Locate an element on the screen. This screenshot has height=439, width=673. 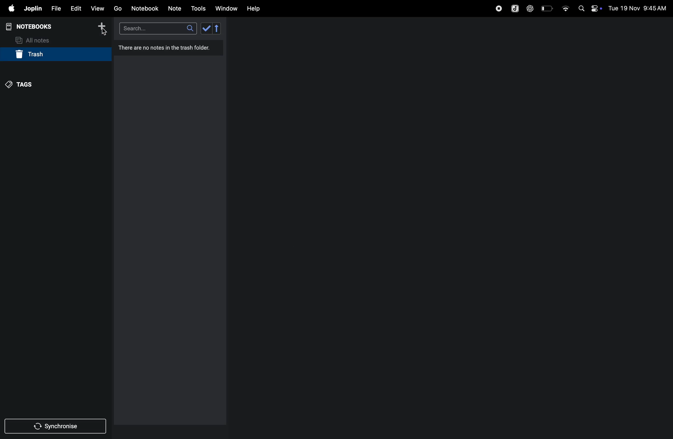
all notes is located at coordinates (36, 40).